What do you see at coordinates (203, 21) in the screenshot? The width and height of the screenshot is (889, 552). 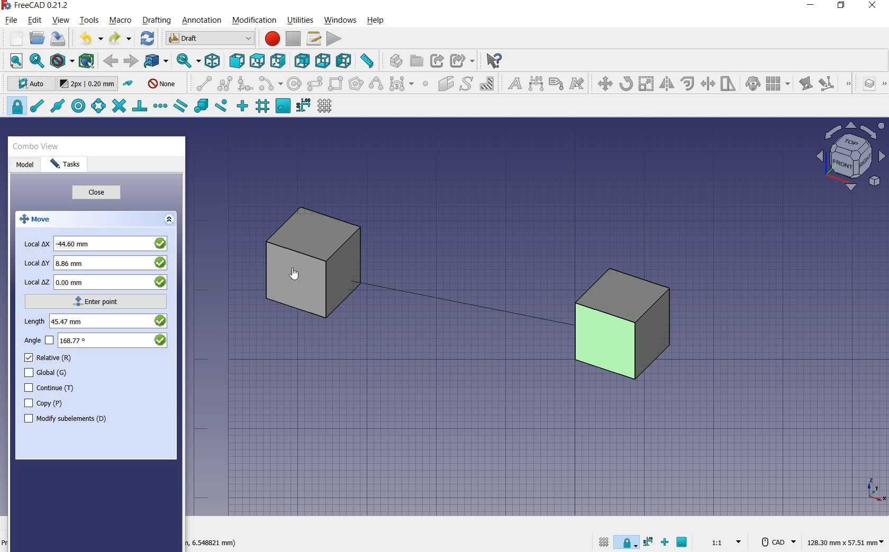 I see `annotation` at bounding box center [203, 21].